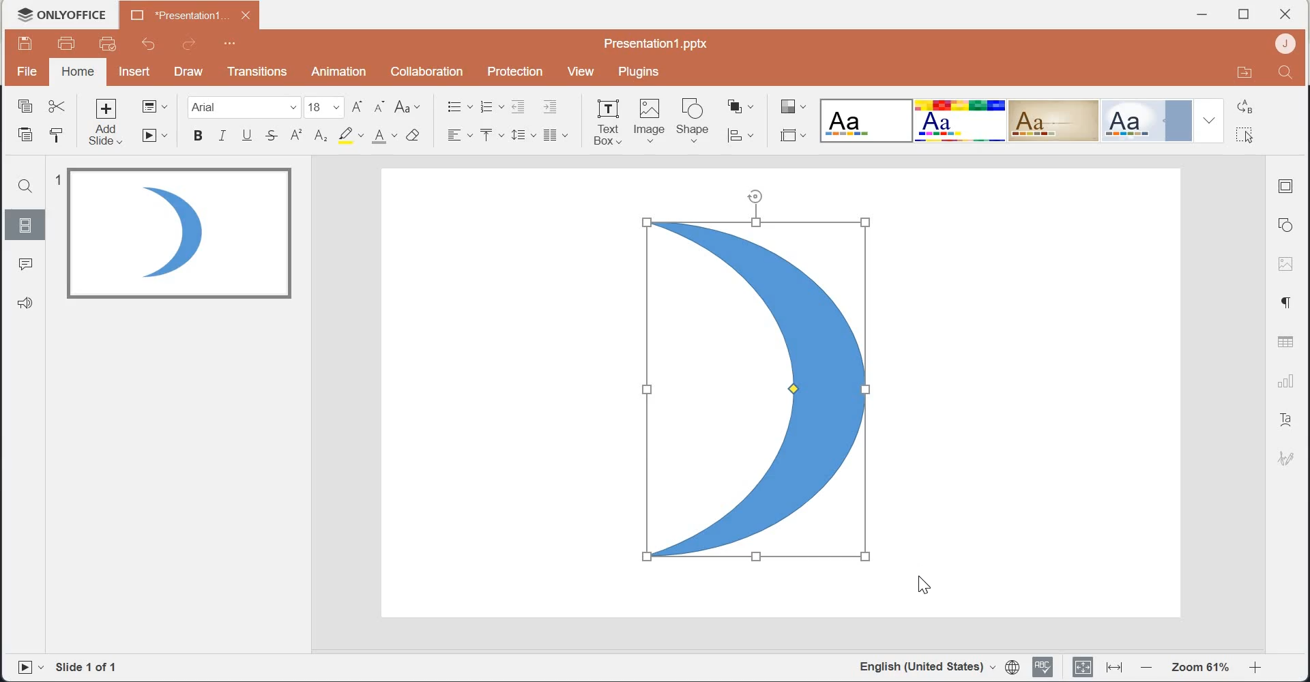 This screenshot has height=682, width=1310. Describe the element at coordinates (491, 106) in the screenshot. I see `Numbering` at that location.